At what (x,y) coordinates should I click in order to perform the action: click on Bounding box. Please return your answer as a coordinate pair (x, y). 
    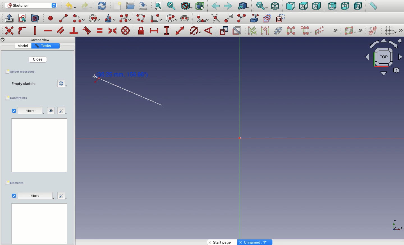
    Looking at the image, I should click on (201, 6).